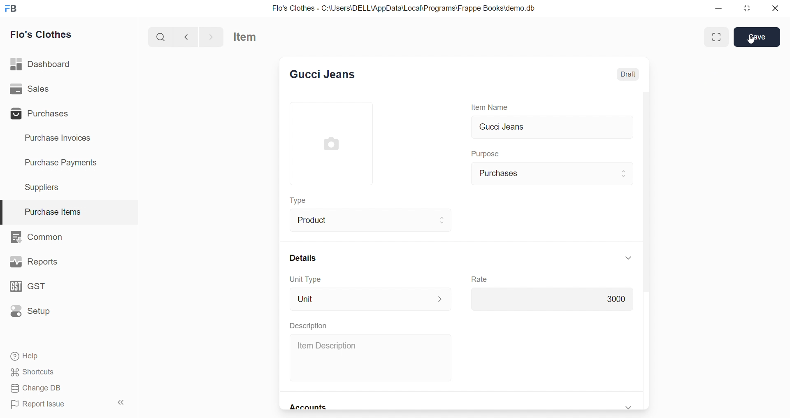 The height and width of the screenshot is (418, 790). What do you see at coordinates (63, 138) in the screenshot?
I see `Purchase Invoices` at bounding box center [63, 138].